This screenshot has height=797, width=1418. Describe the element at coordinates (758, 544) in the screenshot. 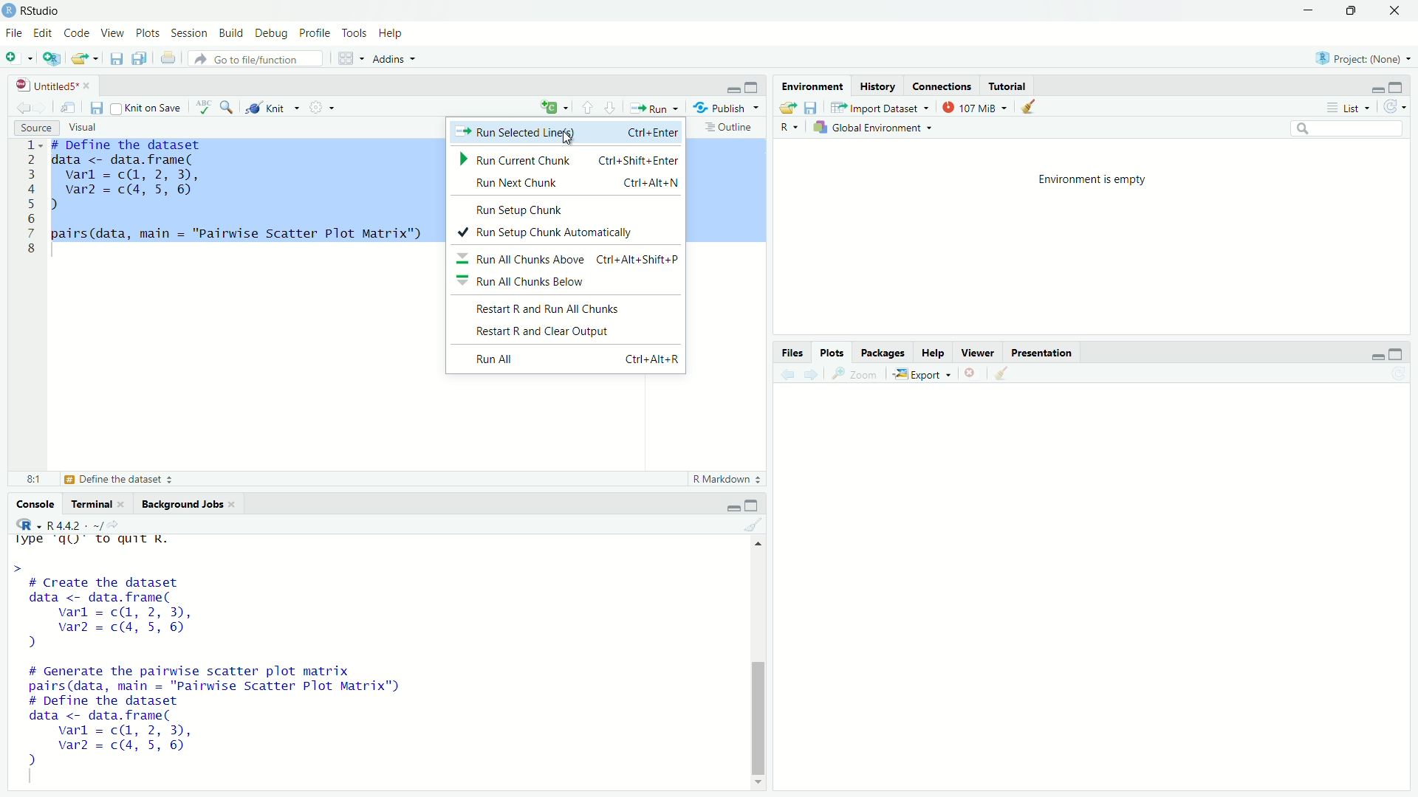

I see `Up` at that location.